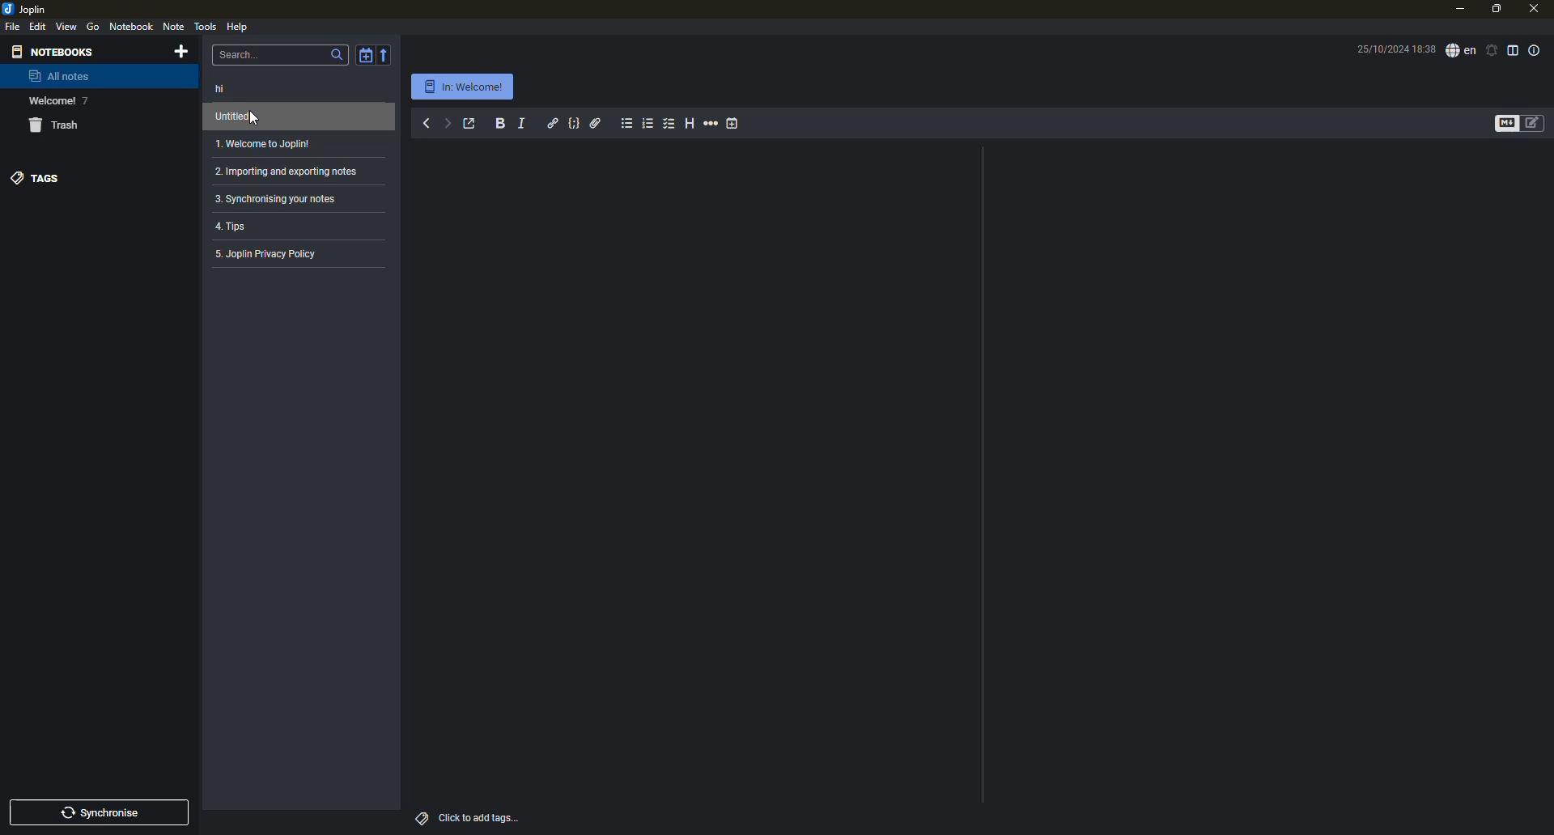 Image resolution: width=1554 pixels, height=835 pixels. What do you see at coordinates (206, 24) in the screenshot?
I see `tools` at bounding box center [206, 24].